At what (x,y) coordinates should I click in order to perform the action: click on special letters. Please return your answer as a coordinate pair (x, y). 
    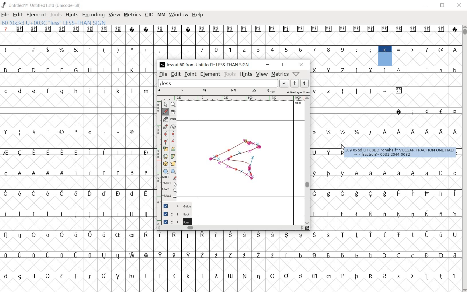
    Looking at the image, I should click on (386, 193).